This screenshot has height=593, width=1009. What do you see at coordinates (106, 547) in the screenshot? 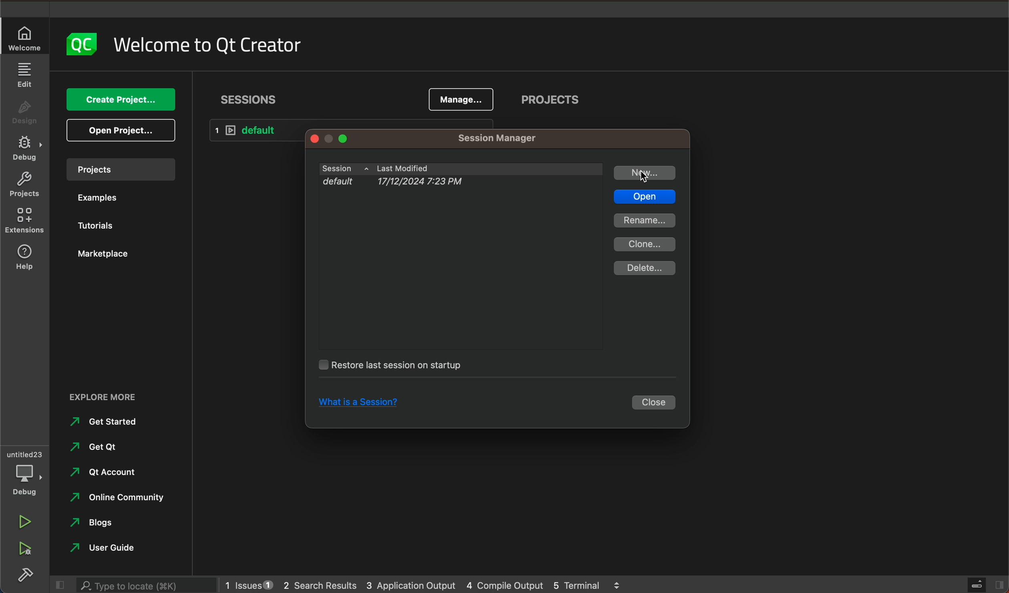
I see `ser guide` at bounding box center [106, 547].